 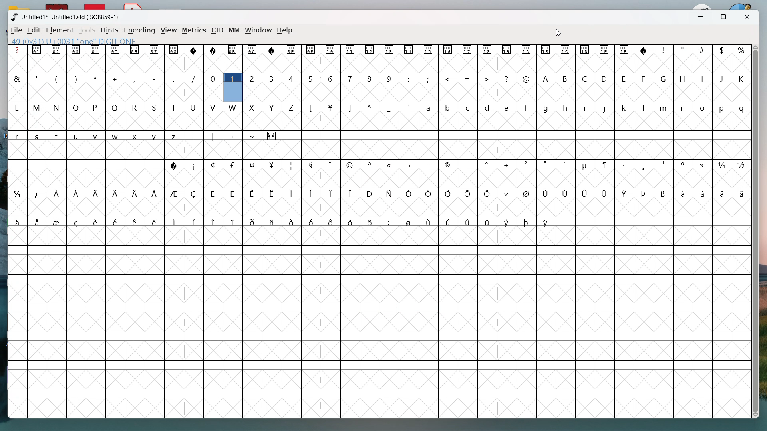 I want to click on ^, so click(x=371, y=107).